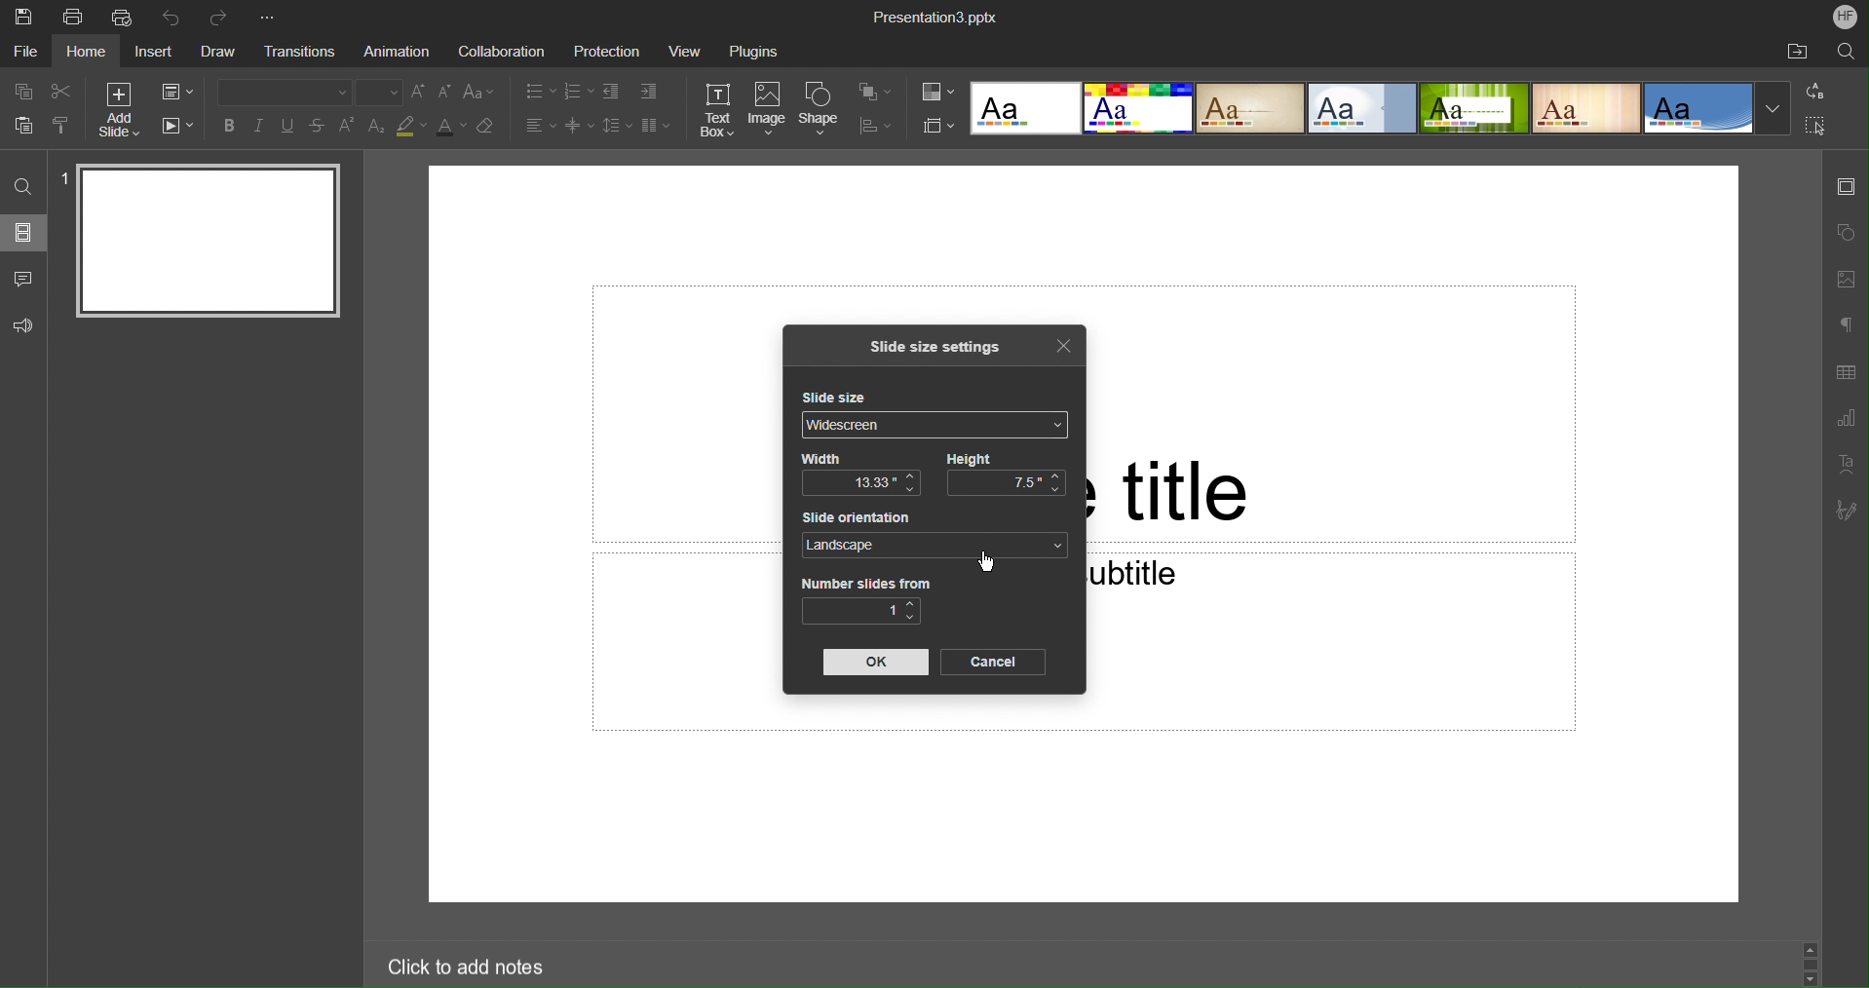 The height and width of the screenshot is (988, 1869). What do you see at coordinates (227, 127) in the screenshot?
I see `Bold` at bounding box center [227, 127].